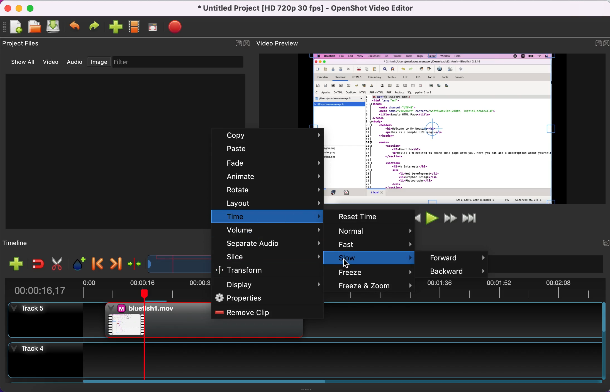  Describe the element at coordinates (116, 28) in the screenshot. I see `import files` at that location.